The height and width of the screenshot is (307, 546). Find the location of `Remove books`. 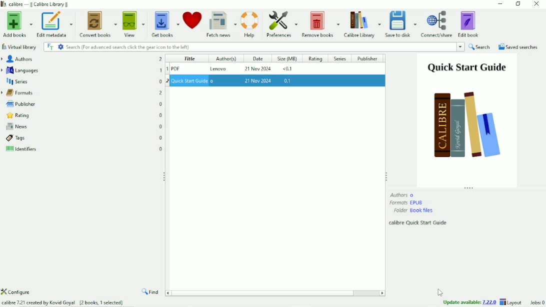

Remove books is located at coordinates (320, 23).